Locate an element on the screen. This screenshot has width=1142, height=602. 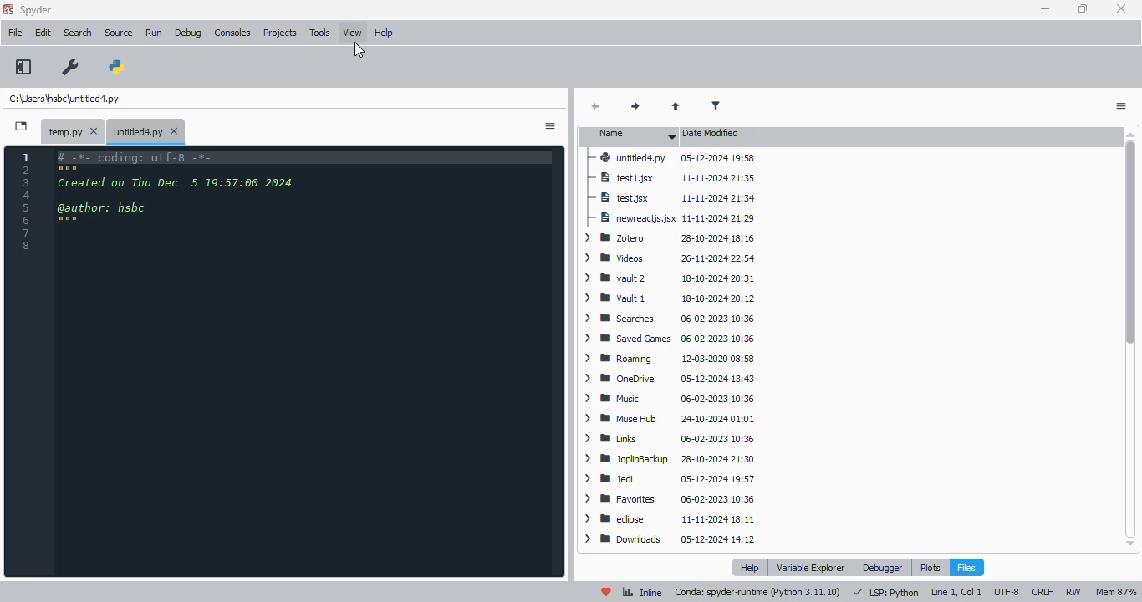
options is located at coordinates (549, 126).